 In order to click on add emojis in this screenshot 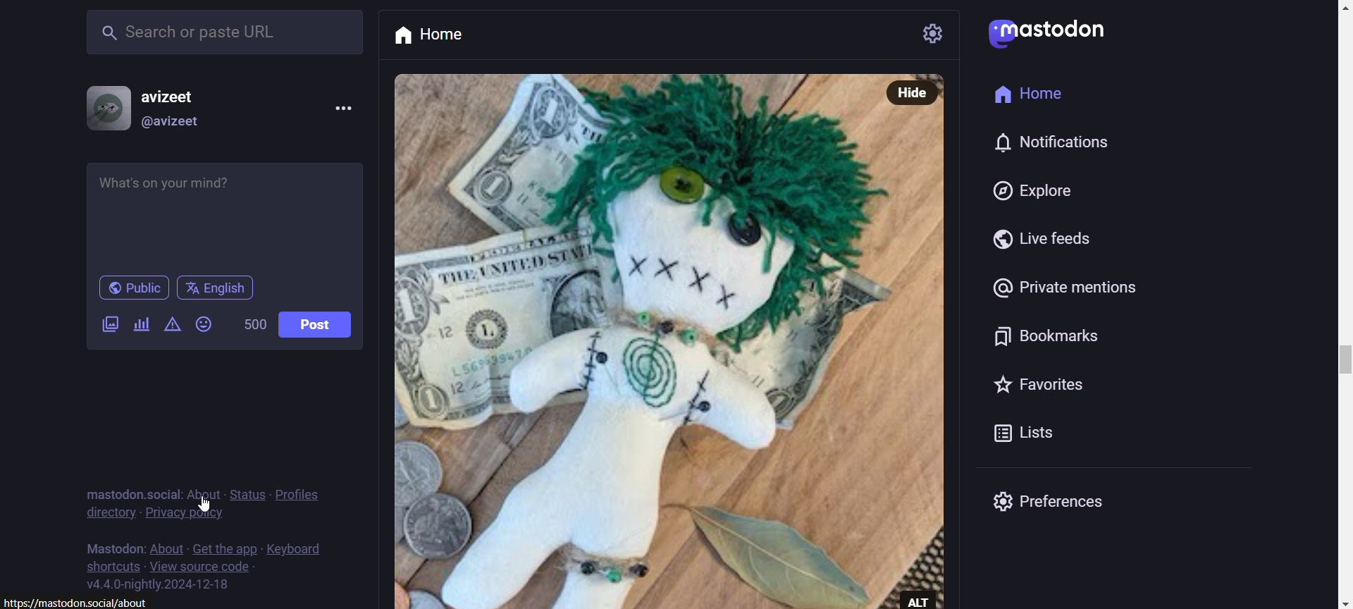, I will do `click(207, 324)`.